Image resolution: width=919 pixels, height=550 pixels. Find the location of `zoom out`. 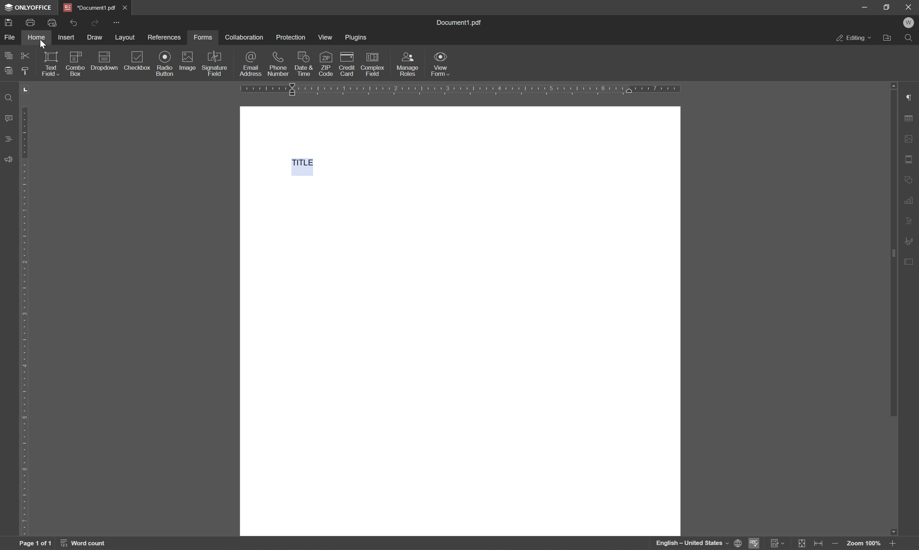

zoom out is located at coordinates (835, 544).